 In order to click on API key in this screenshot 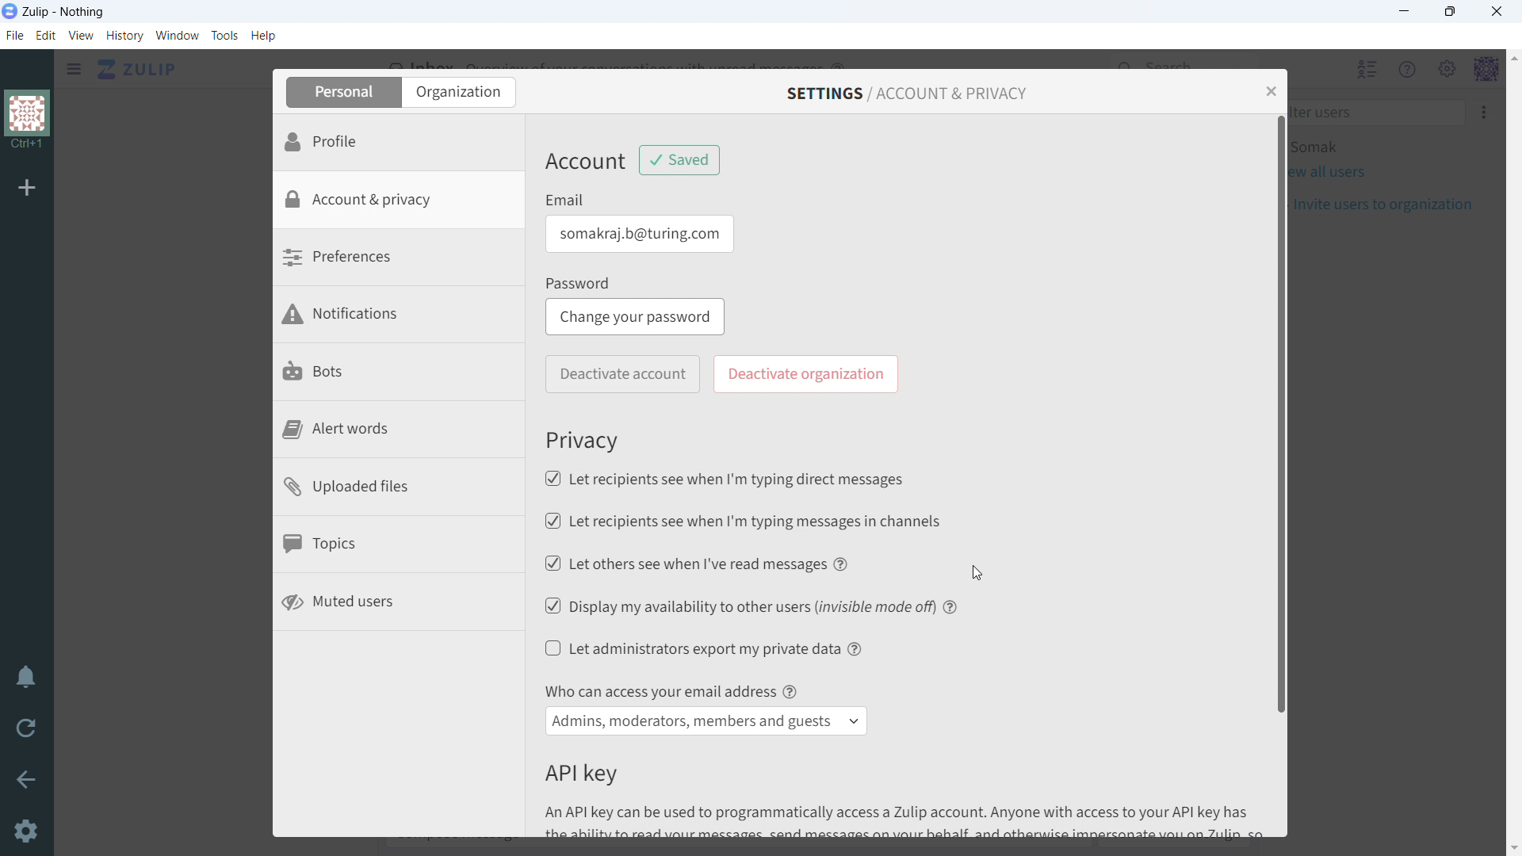, I will do `click(589, 774)`.